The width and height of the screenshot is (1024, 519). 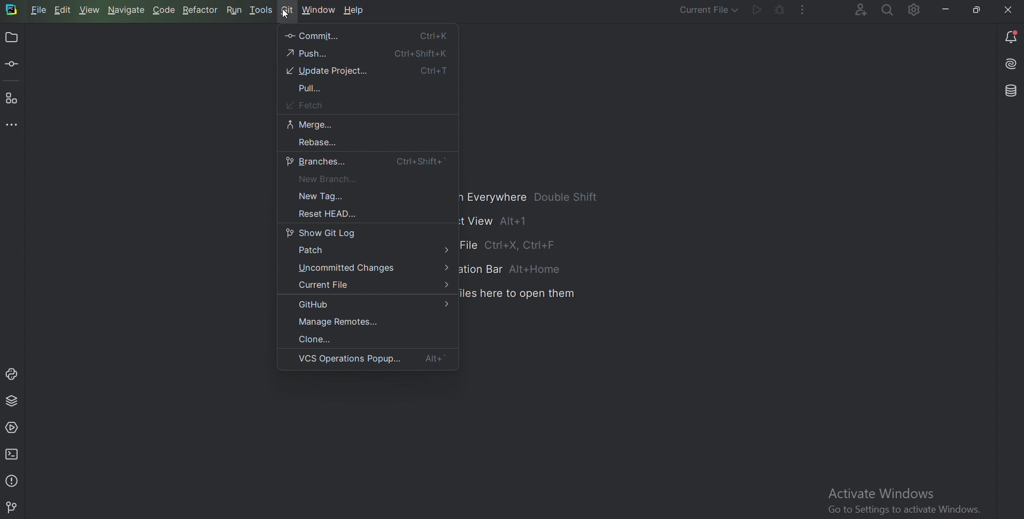 I want to click on Terminal, so click(x=14, y=454).